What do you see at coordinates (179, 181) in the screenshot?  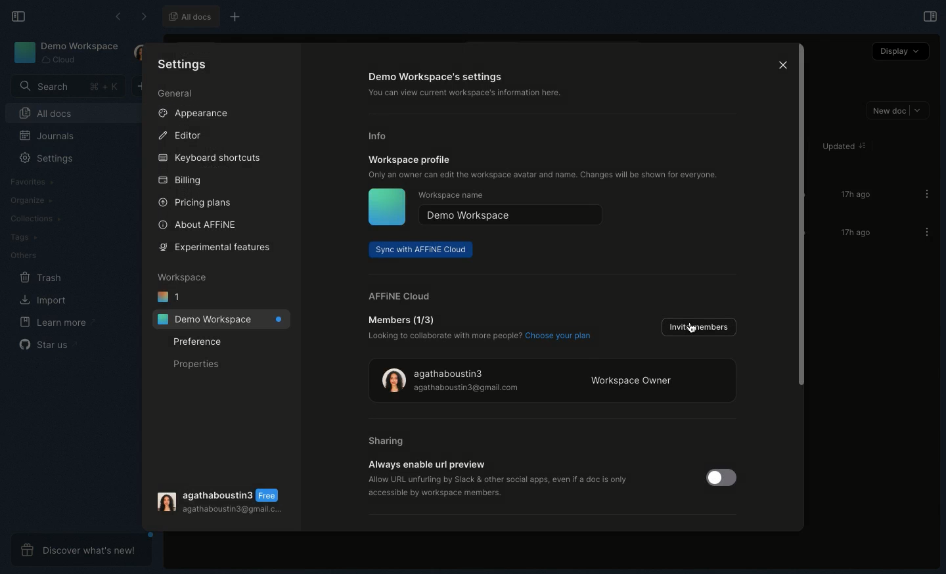 I see `Billing` at bounding box center [179, 181].